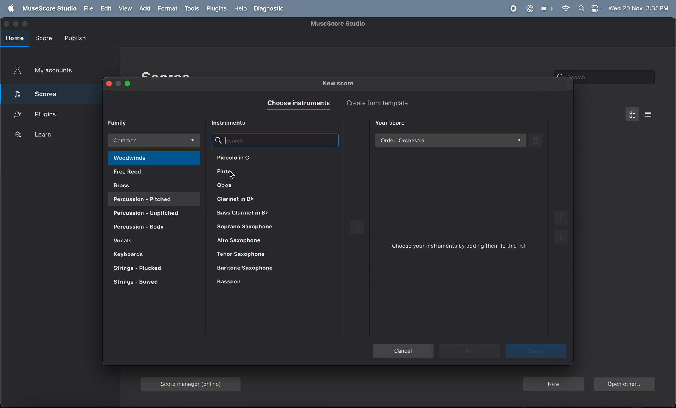 This screenshot has height=408, width=676. What do you see at coordinates (122, 122) in the screenshot?
I see `family` at bounding box center [122, 122].